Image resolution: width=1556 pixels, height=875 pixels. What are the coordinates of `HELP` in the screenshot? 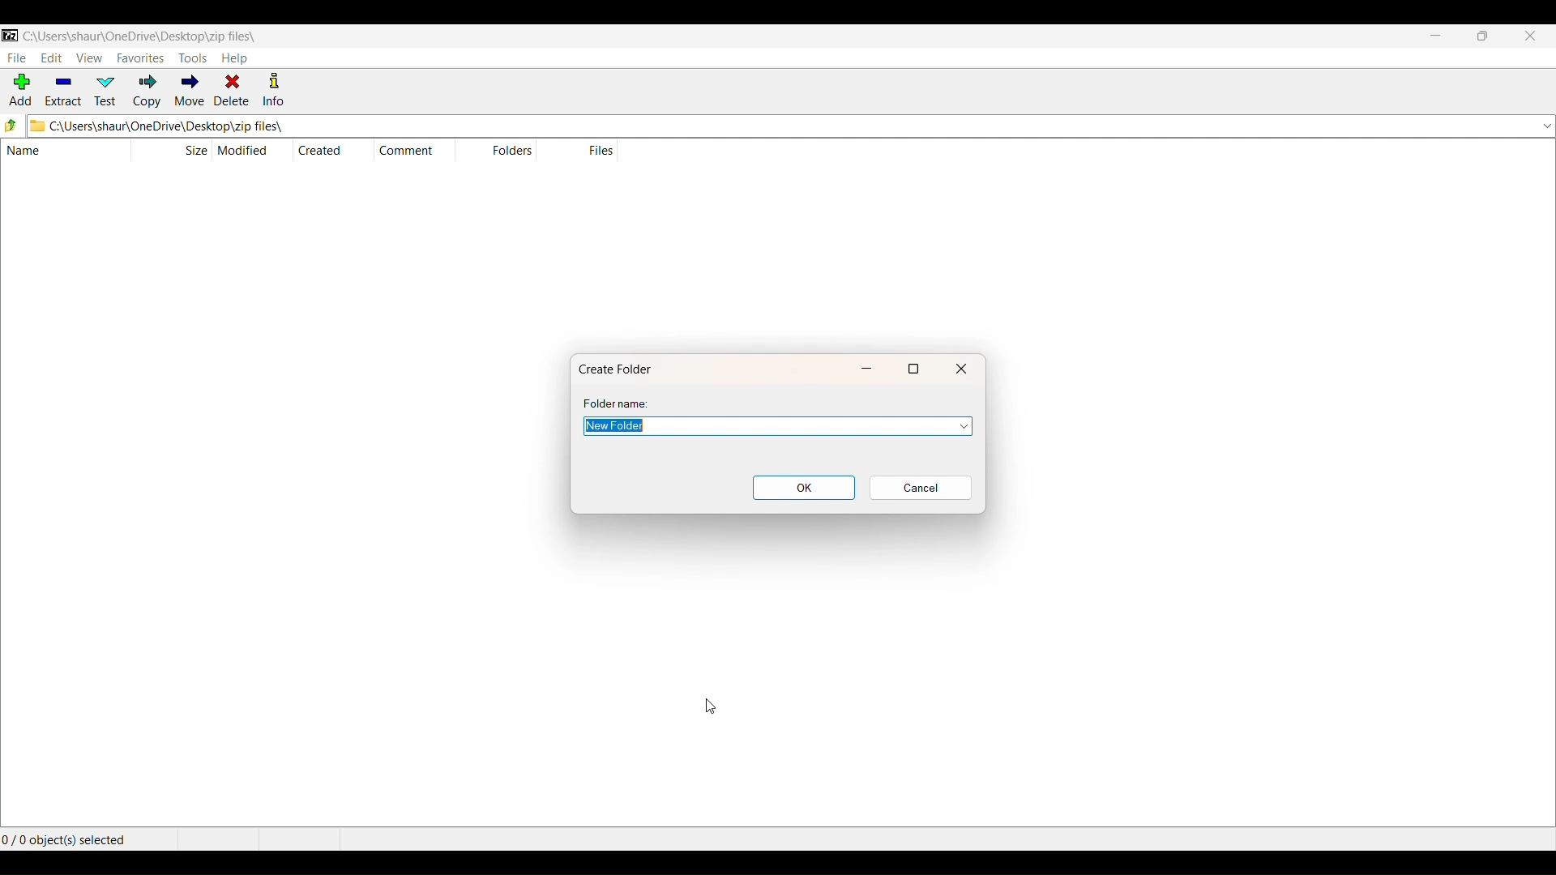 It's located at (235, 58).